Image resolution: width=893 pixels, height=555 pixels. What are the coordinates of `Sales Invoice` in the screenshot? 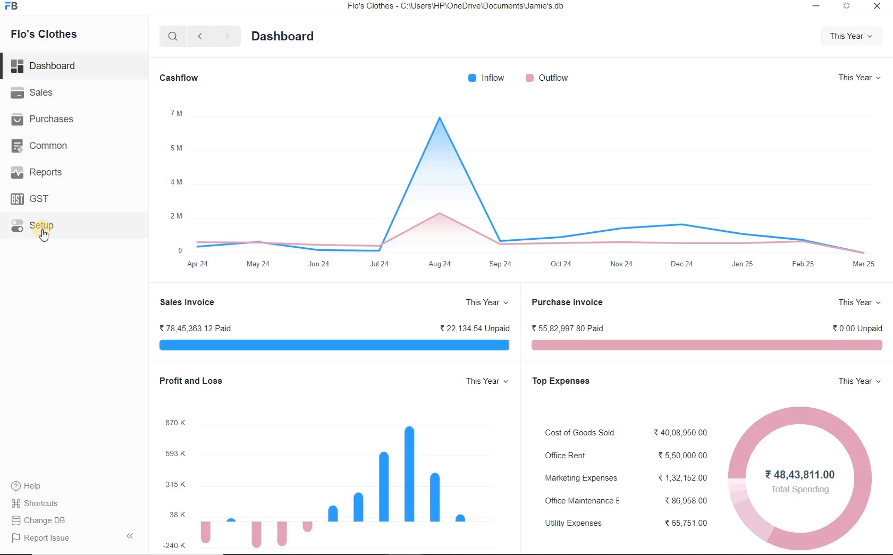 It's located at (187, 301).